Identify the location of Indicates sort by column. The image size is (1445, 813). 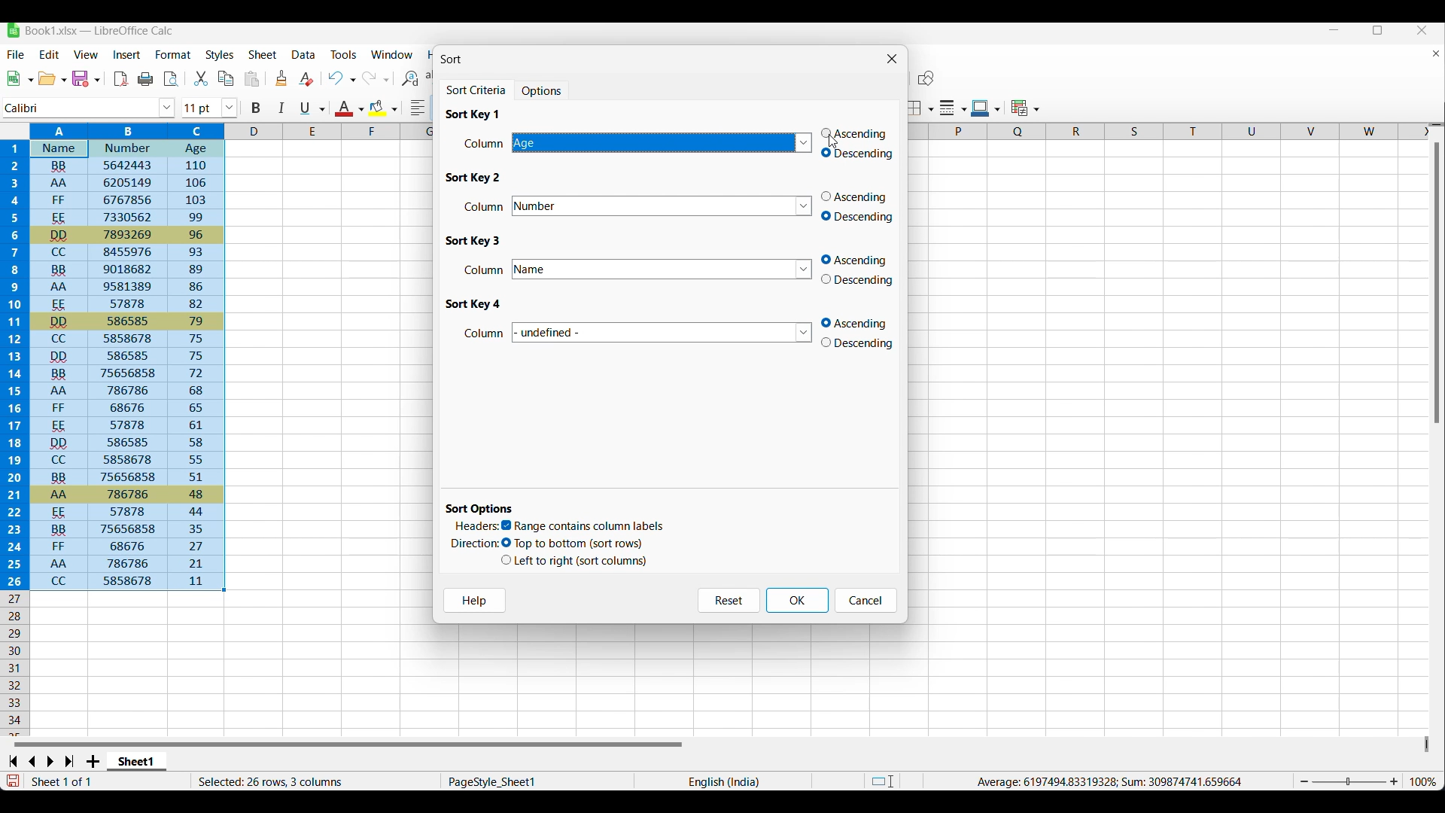
(484, 269).